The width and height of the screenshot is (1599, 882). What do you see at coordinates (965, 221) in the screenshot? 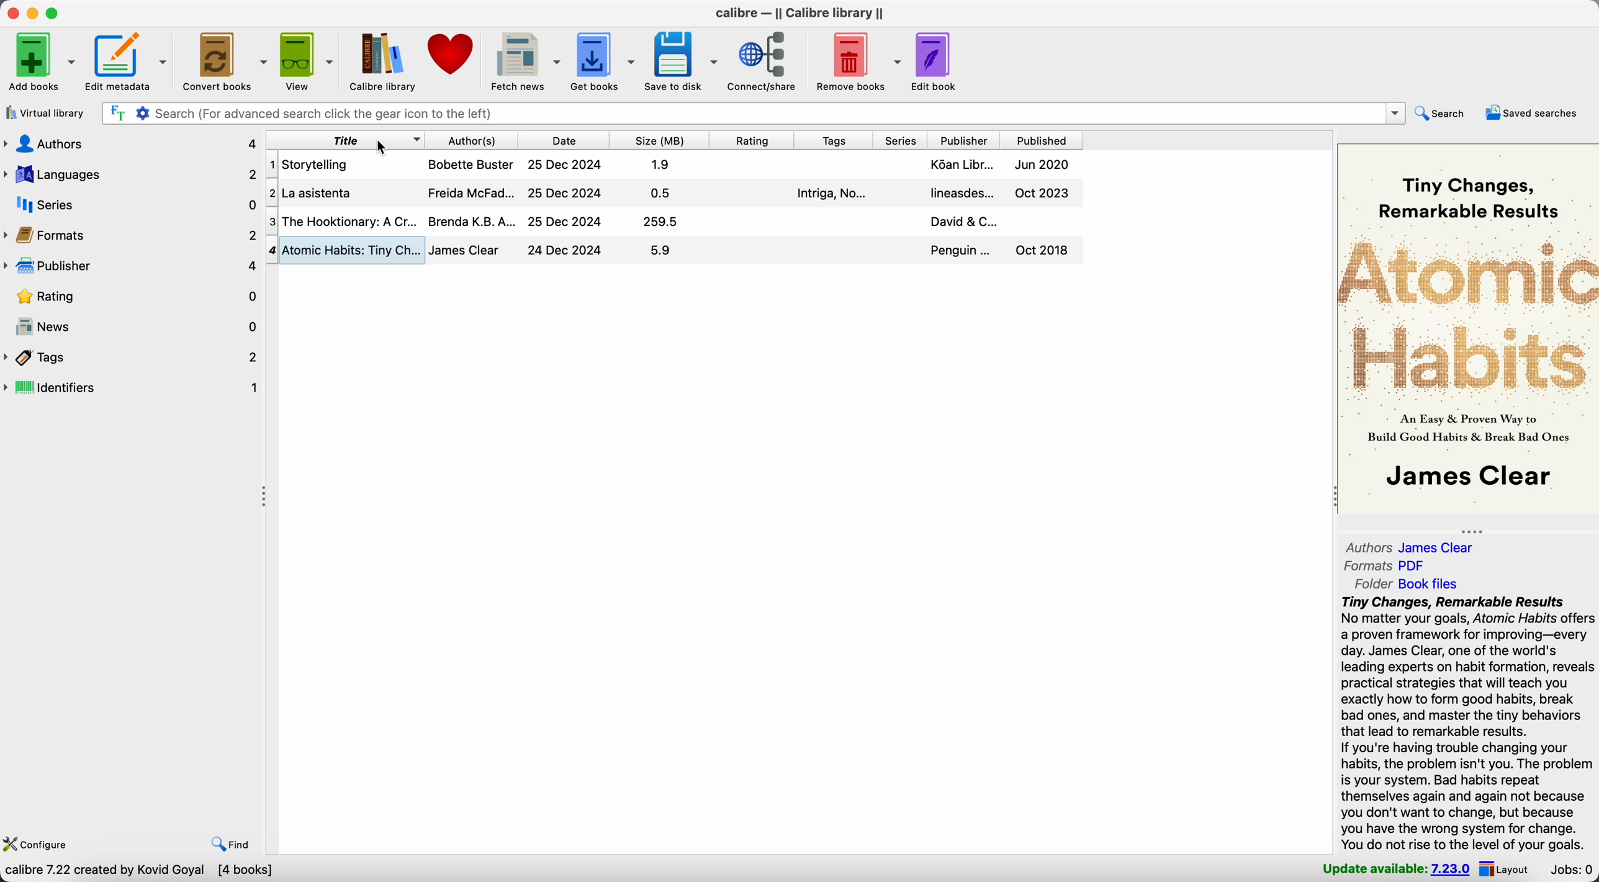
I see `david & C...` at bounding box center [965, 221].